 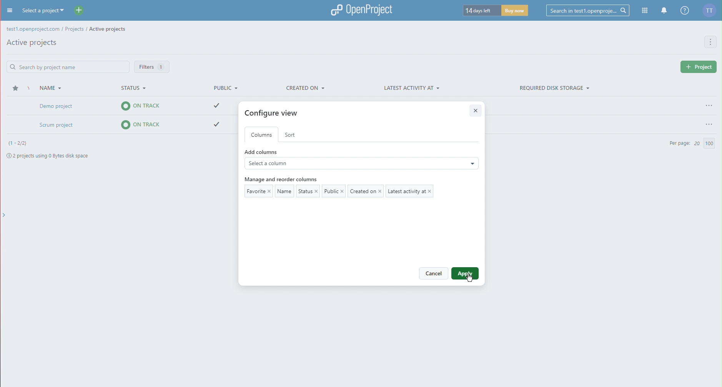 I want to click on Active Projects, so click(x=32, y=43).